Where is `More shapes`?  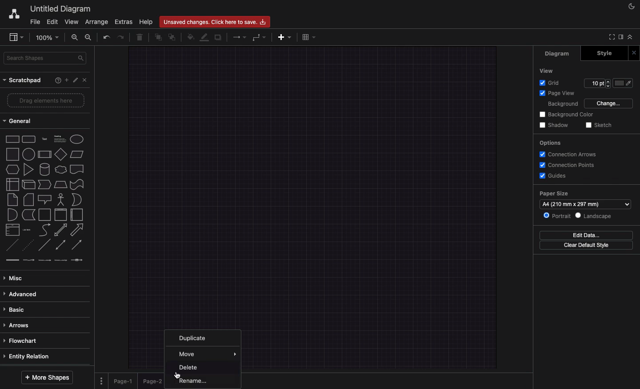 More shapes is located at coordinates (45, 377).